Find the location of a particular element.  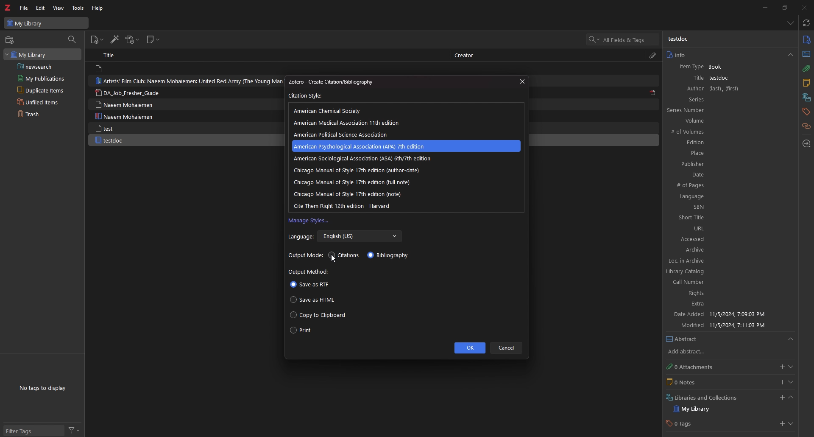

American Psychological Association (APA) 7th edition is located at coordinates (366, 146).